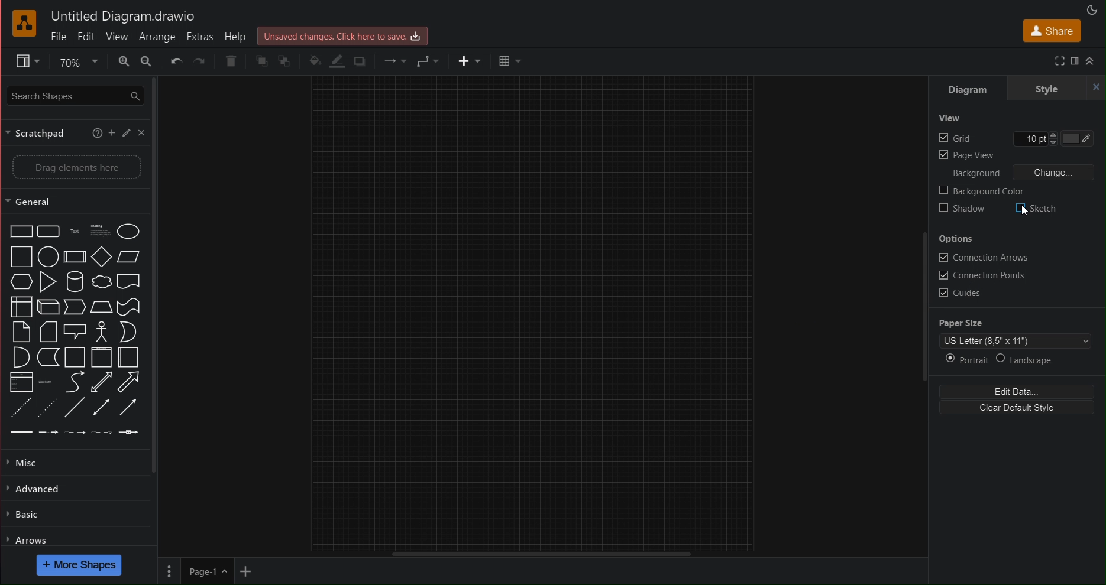  What do you see at coordinates (127, 357) in the screenshot?
I see `horizontal container` at bounding box center [127, 357].